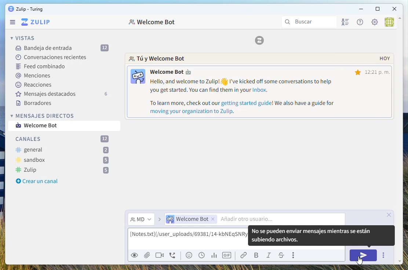 The width and height of the screenshot is (408, 270). Describe the element at coordinates (358, 261) in the screenshot. I see `cursor` at that location.